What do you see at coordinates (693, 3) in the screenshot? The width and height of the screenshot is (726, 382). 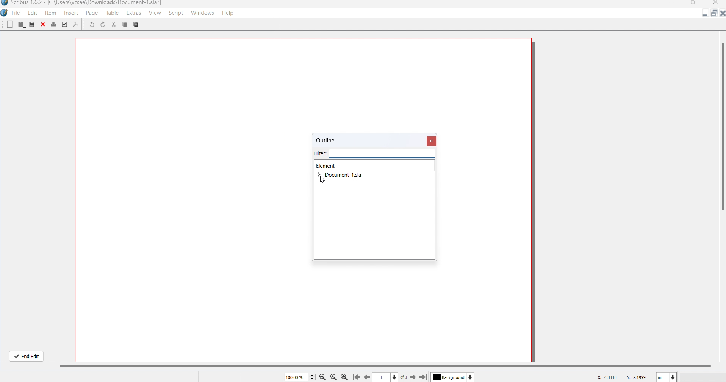 I see `Box` at bounding box center [693, 3].